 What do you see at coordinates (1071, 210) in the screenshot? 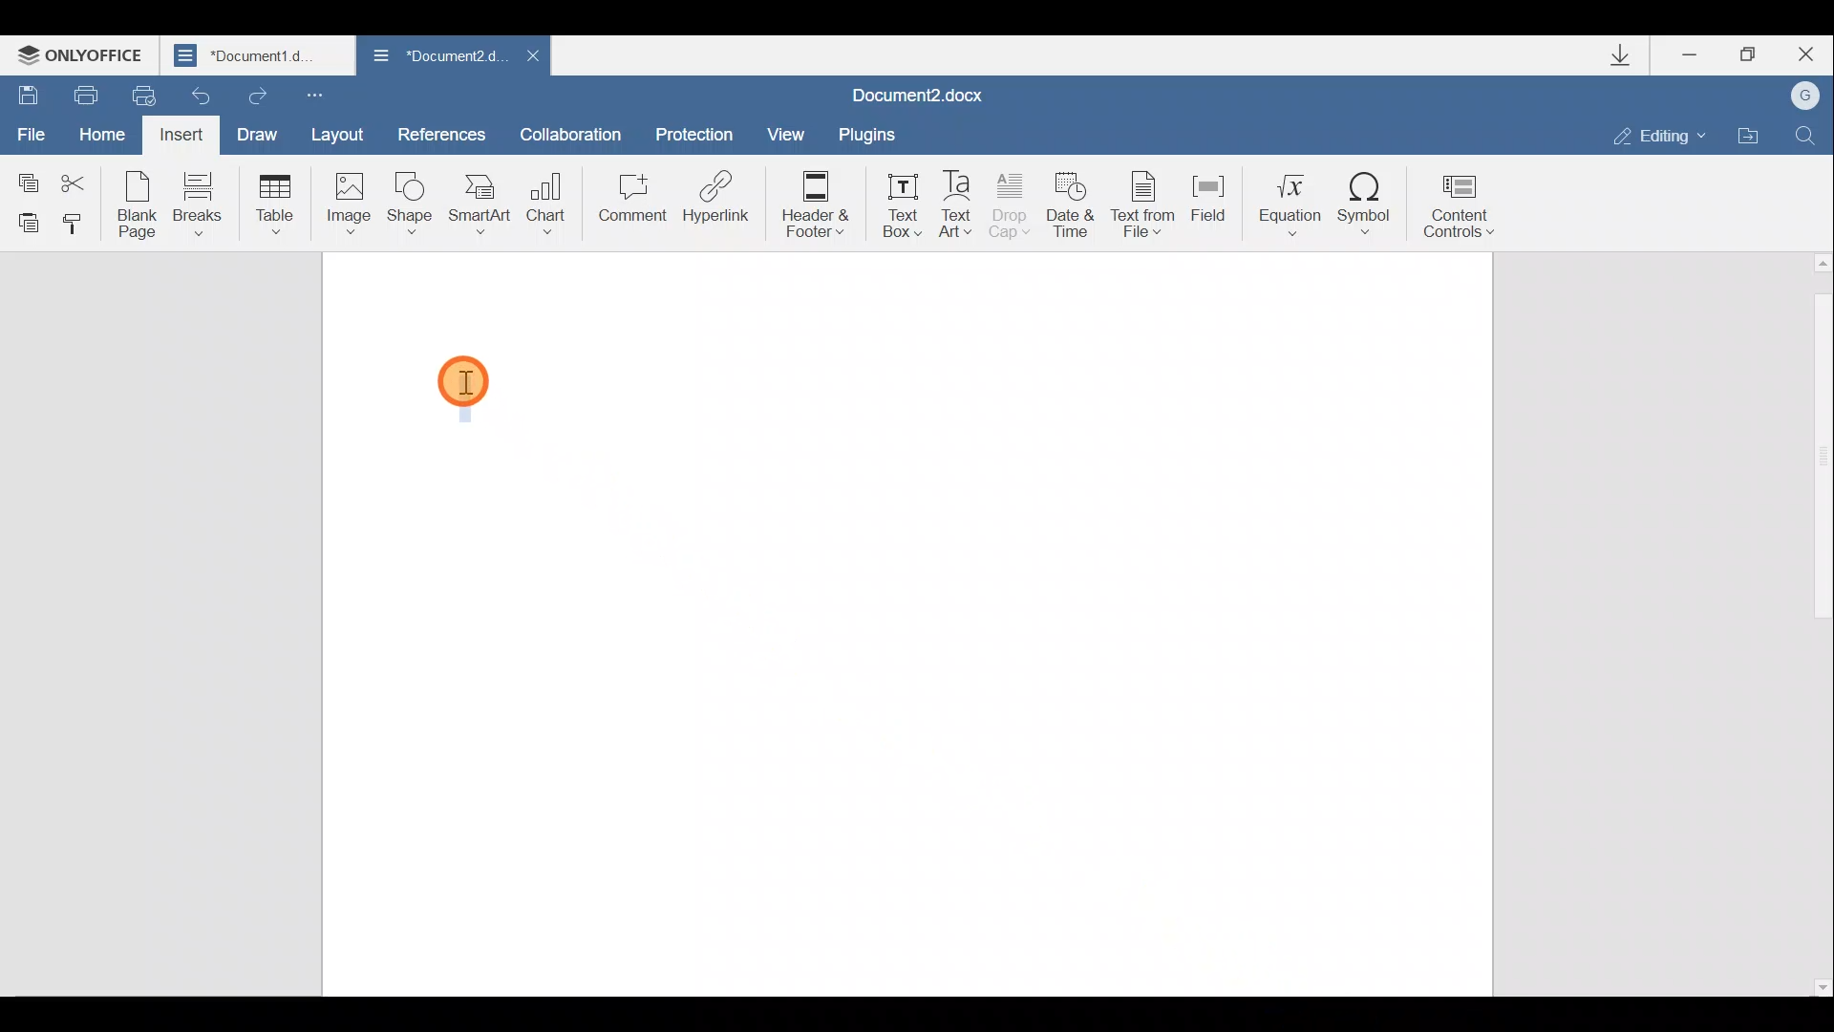
I see `Date & time` at bounding box center [1071, 210].